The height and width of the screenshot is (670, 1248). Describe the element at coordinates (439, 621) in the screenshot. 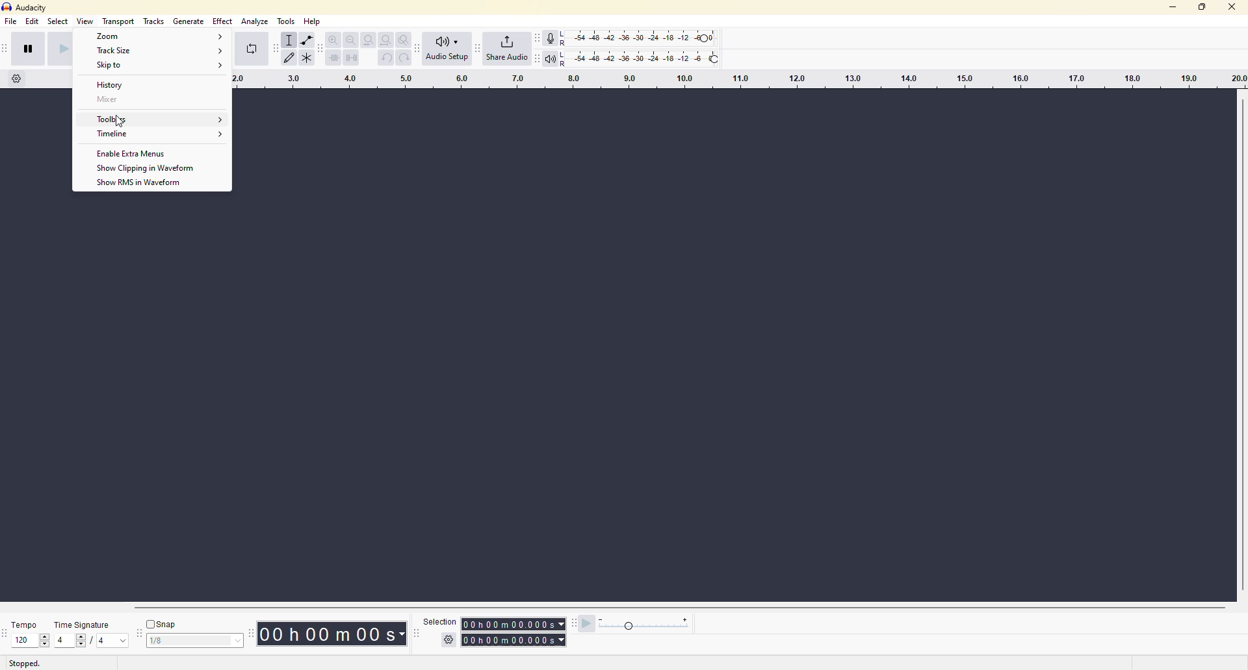

I see `selection` at that location.